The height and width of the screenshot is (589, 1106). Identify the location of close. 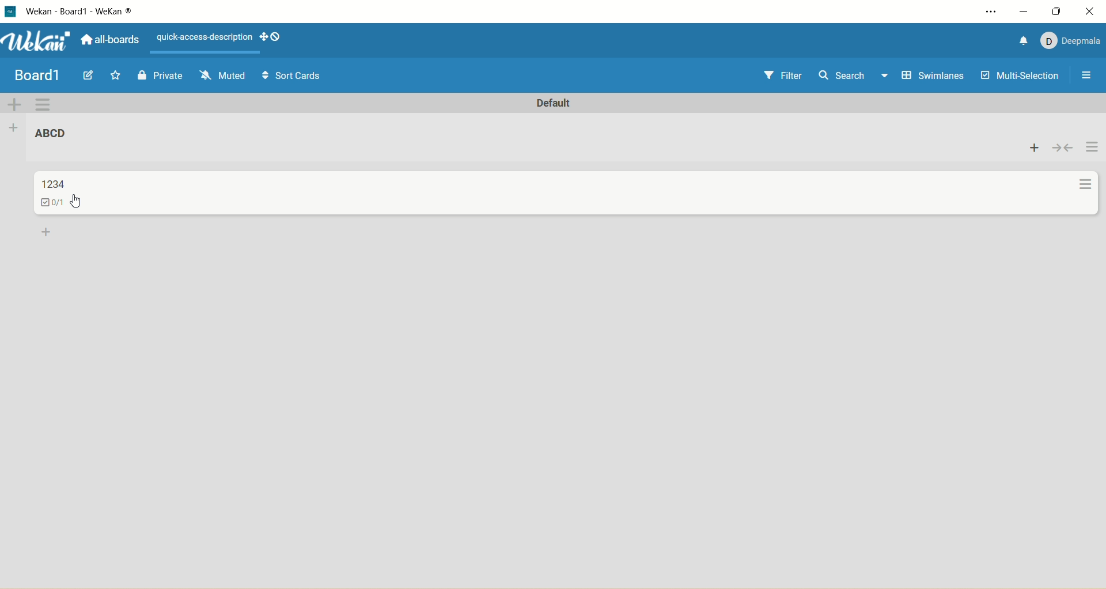
(1093, 12).